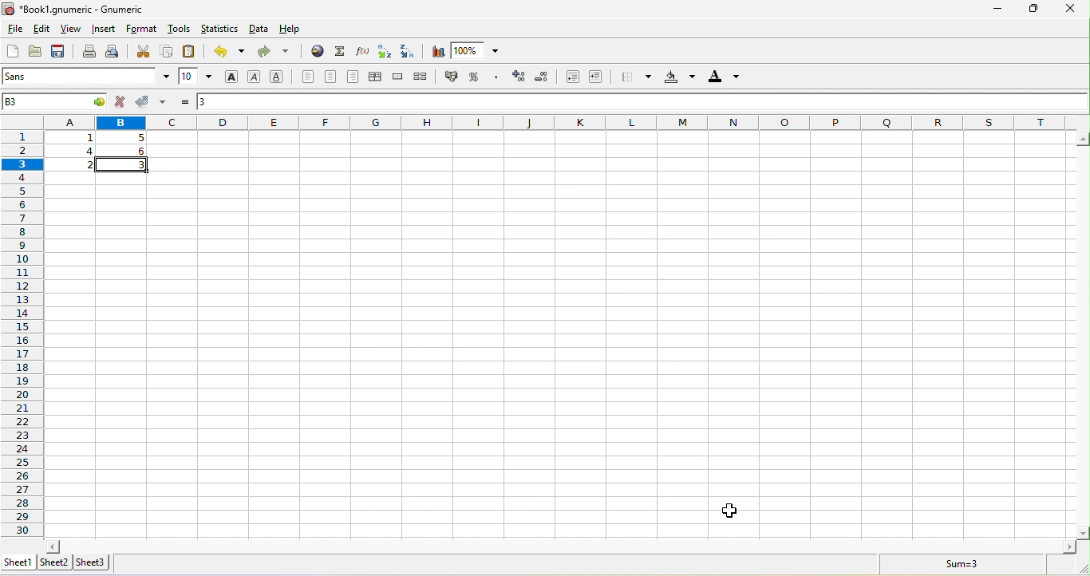  I want to click on view, so click(71, 30).